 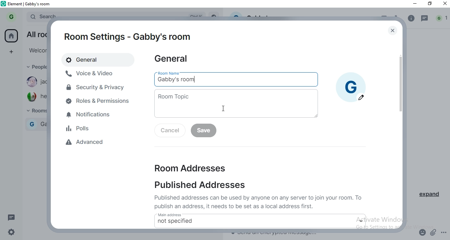 What do you see at coordinates (4, 4) in the screenshot?
I see `element logo` at bounding box center [4, 4].